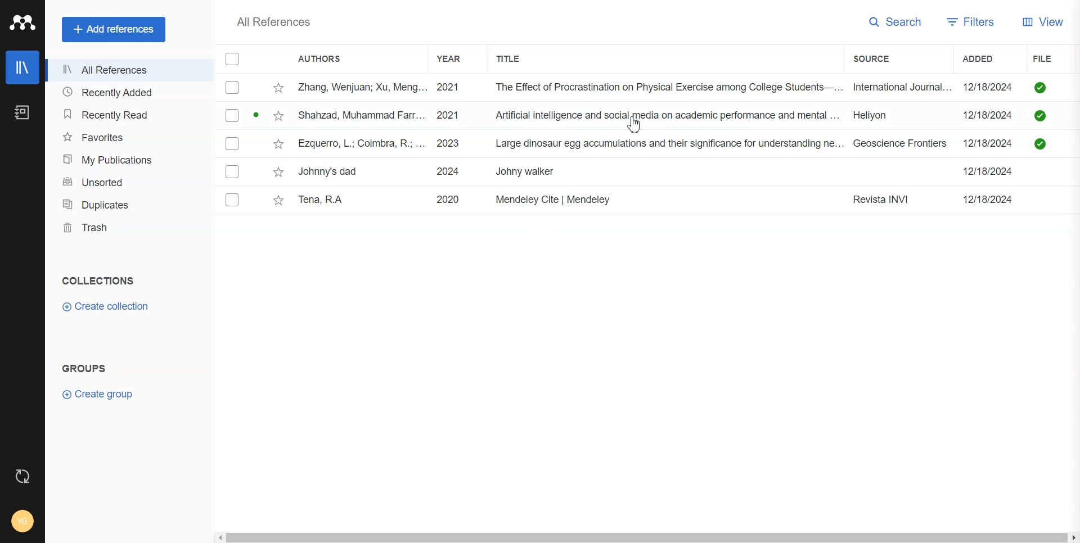  What do you see at coordinates (127, 115) in the screenshot?
I see `Recently Read` at bounding box center [127, 115].